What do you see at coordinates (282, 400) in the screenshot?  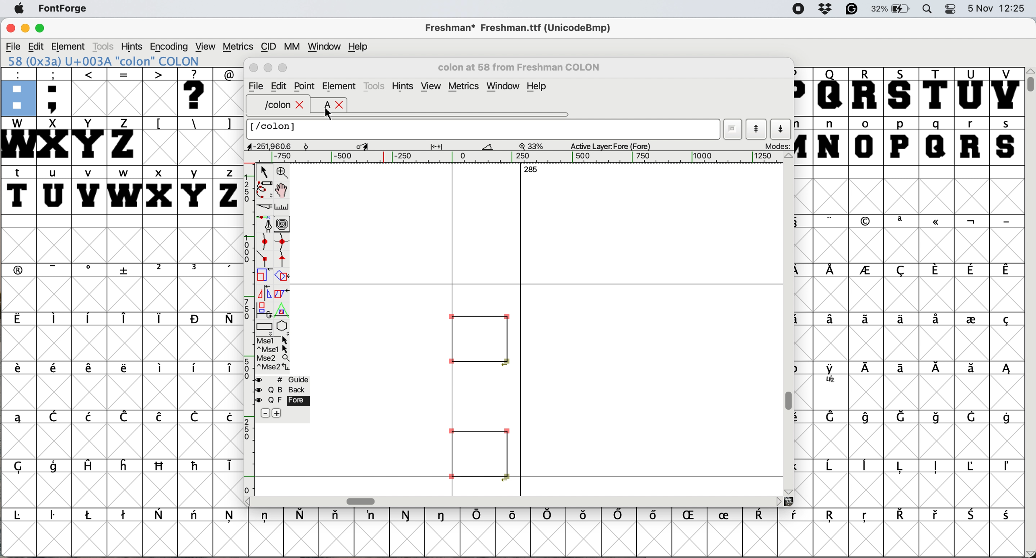 I see `fore` at bounding box center [282, 400].